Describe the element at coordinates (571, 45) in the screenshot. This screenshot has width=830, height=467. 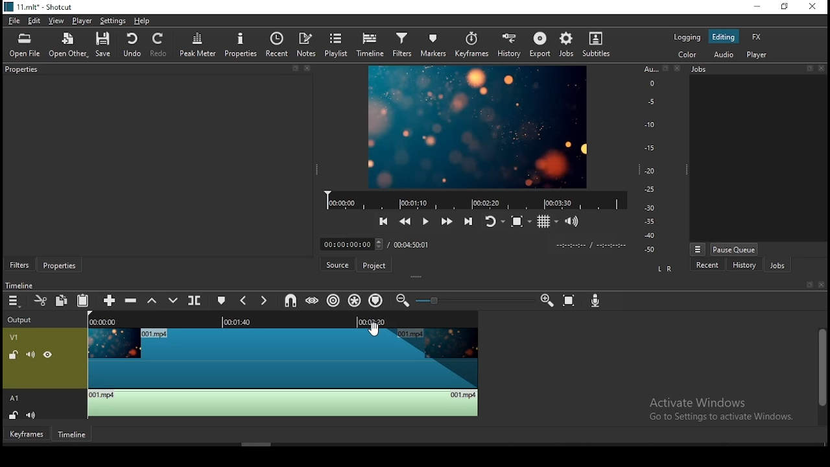
I see `jobs` at that location.